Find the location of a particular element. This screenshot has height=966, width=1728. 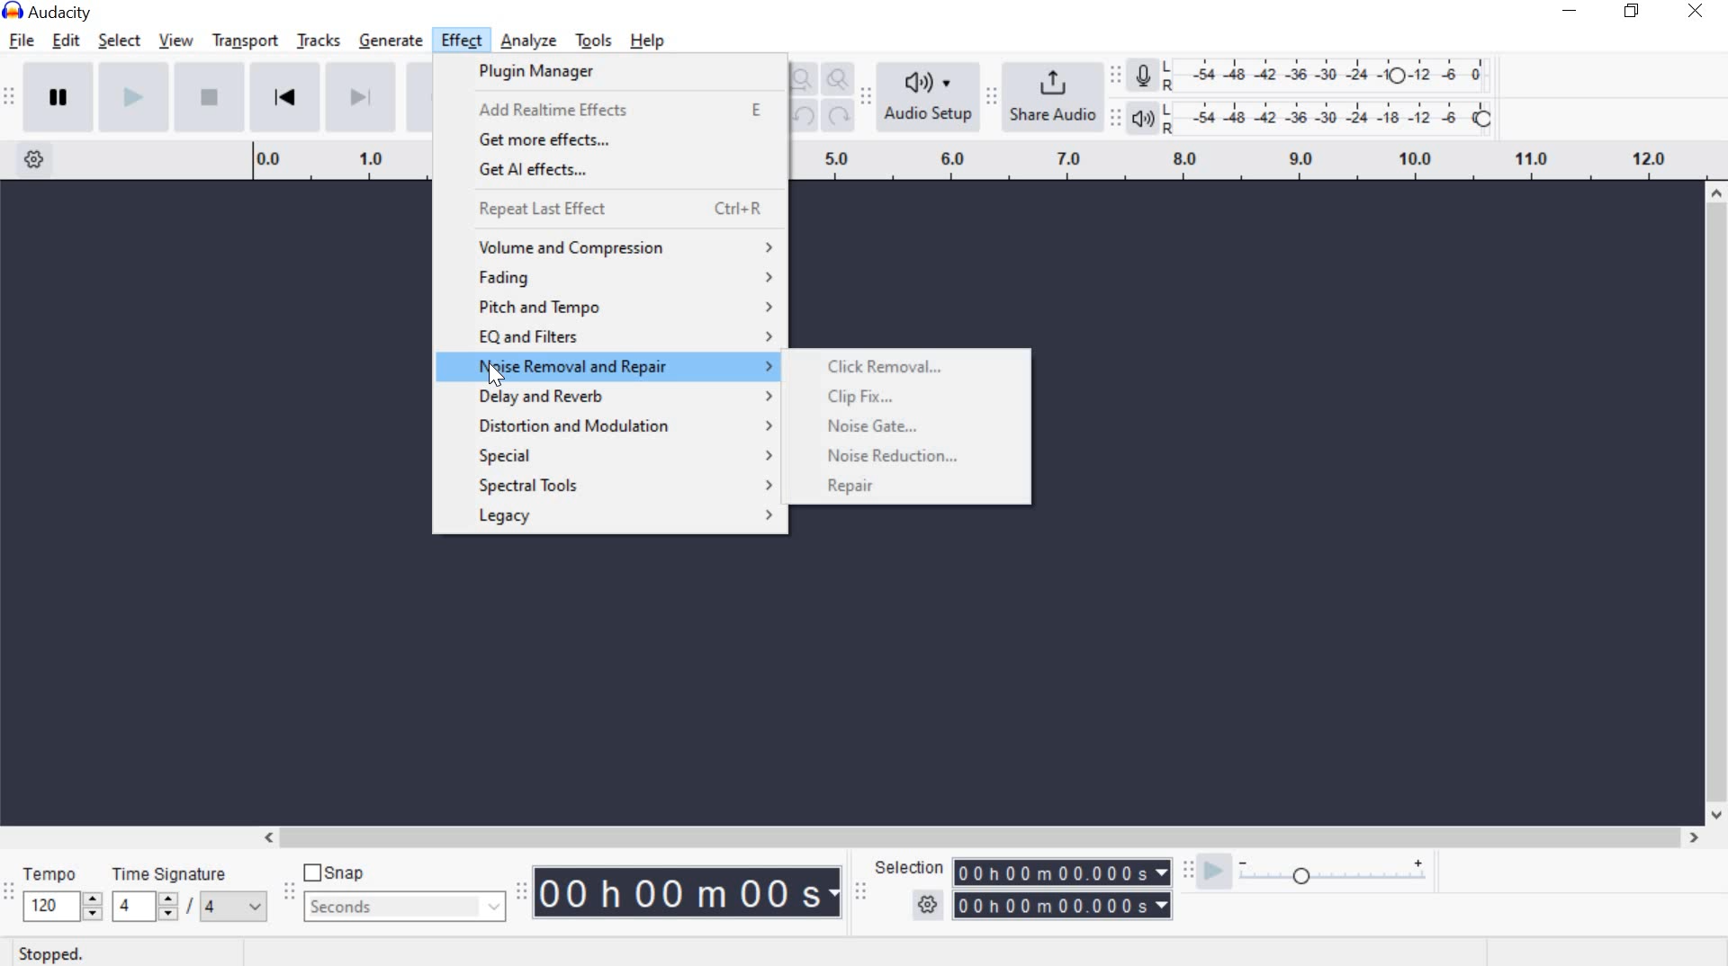

effect is located at coordinates (460, 41).